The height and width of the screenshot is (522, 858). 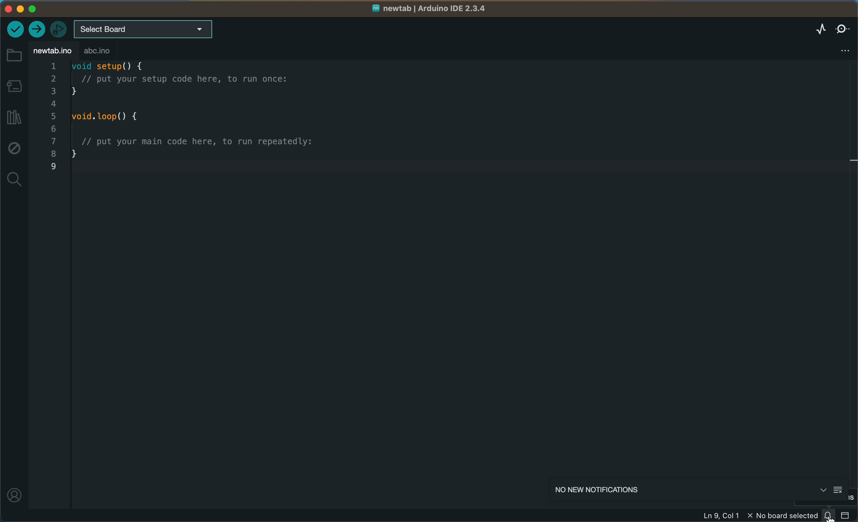 I want to click on clear, so click(x=839, y=490).